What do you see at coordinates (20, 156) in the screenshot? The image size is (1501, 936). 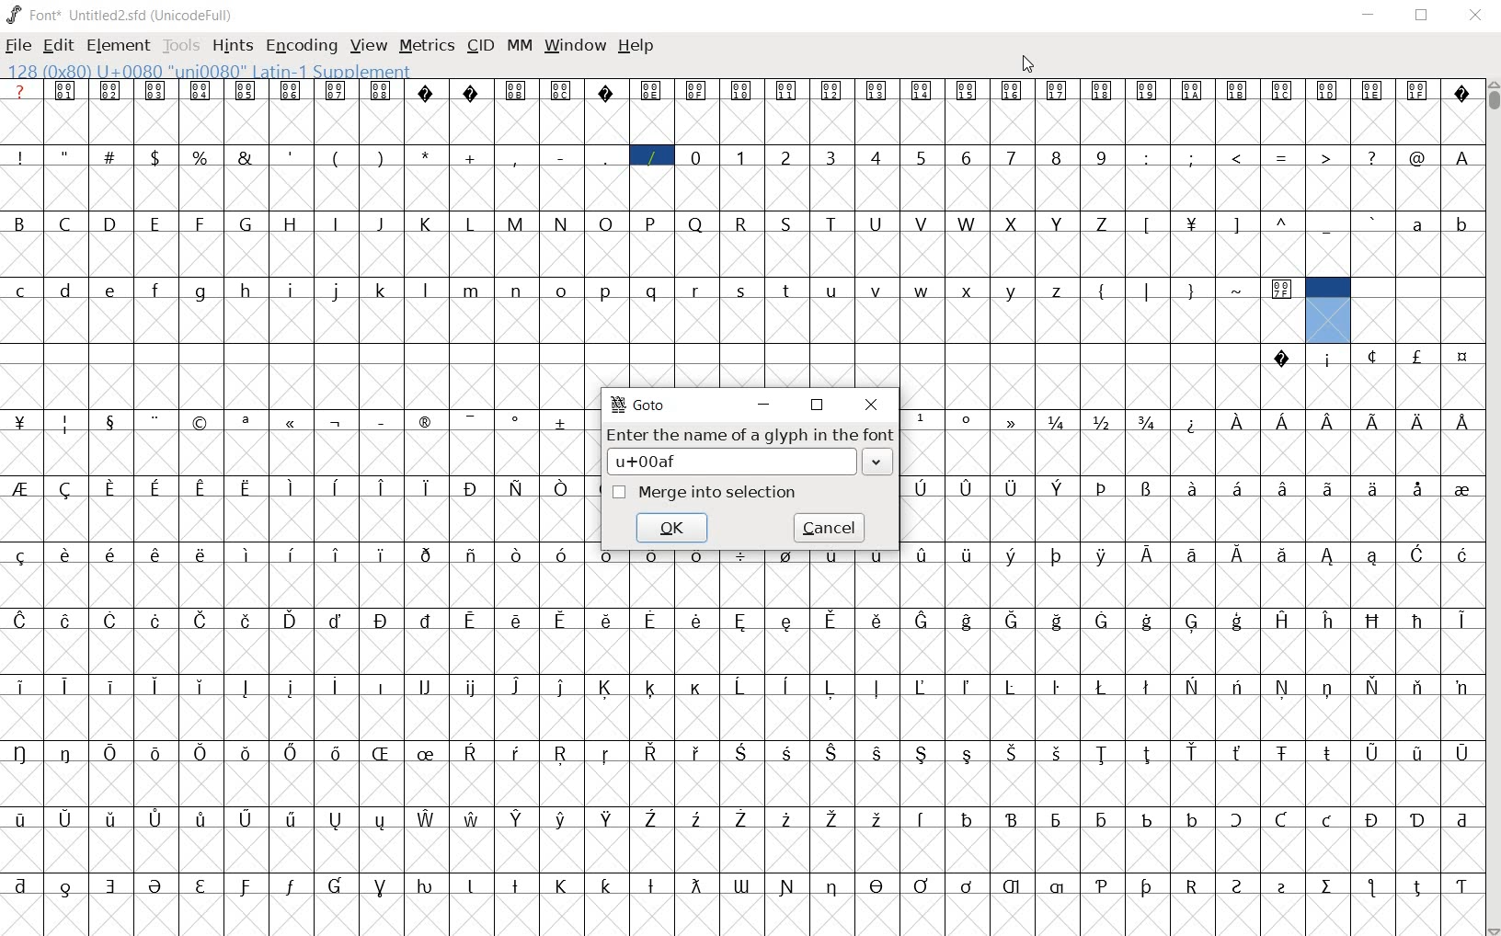 I see `!` at bounding box center [20, 156].